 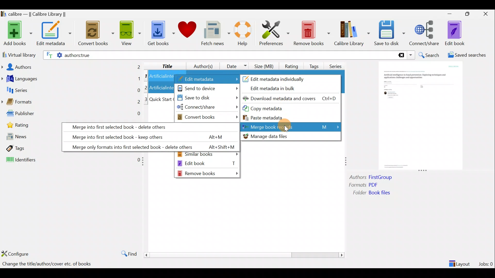 I want to click on Publisher, so click(x=72, y=115).